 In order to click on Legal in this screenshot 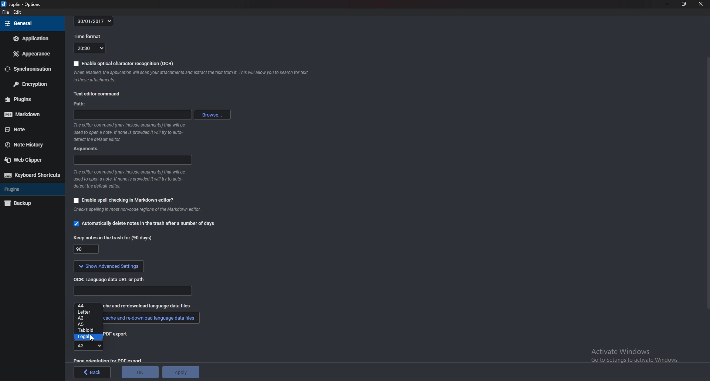, I will do `click(88, 337)`.